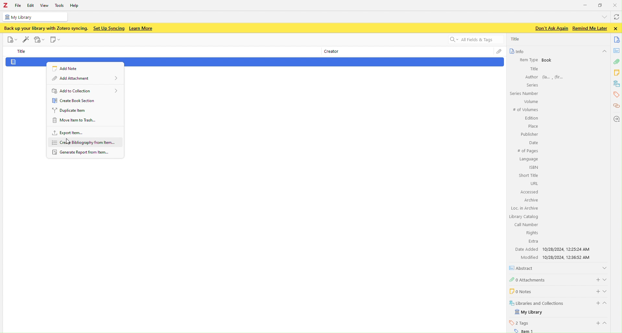 The height and width of the screenshot is (333, 622). What do you see at coordinates (530, 101) in the screenshot?
I see `‘Volume` at bounding box center [530, 101].